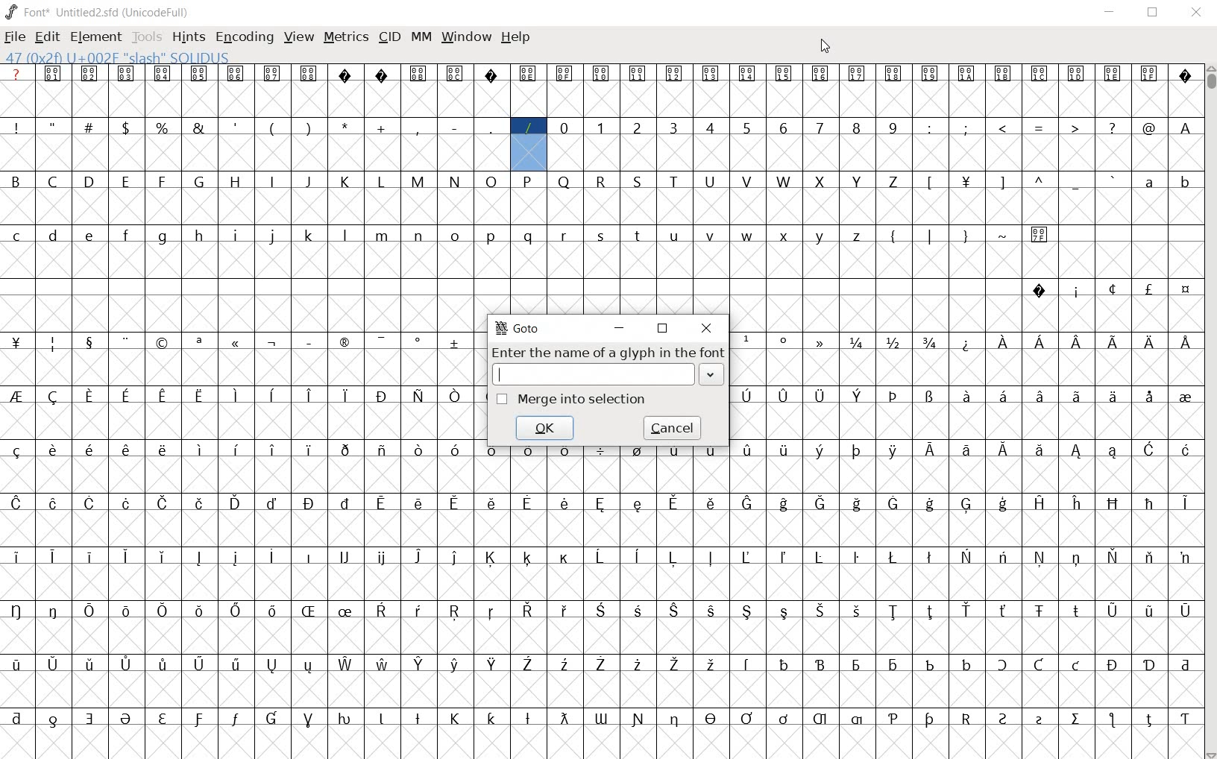 The width and height of the screenshot is (1217, 759). Describe the element at coordinates (237, 344) in the screenshot. I see `glyph` at that location.